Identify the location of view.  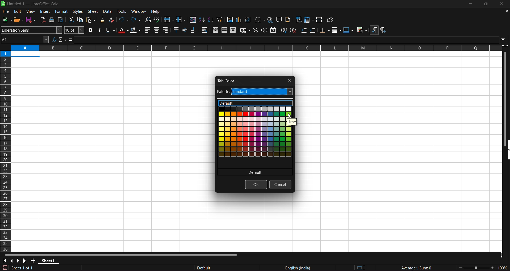
(31, 11).